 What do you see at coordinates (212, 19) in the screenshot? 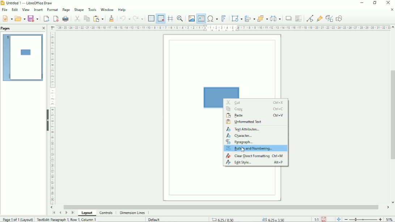
I see `Insert special characters` at bounding box center [212, 19].